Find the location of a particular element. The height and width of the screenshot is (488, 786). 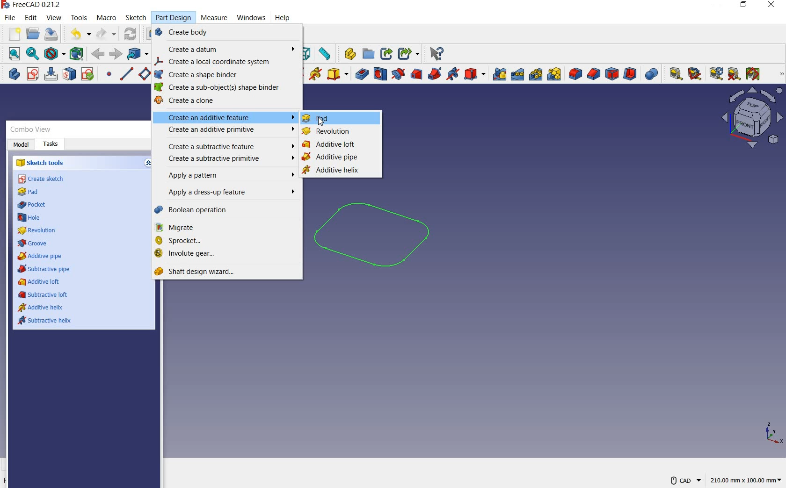

create a datum line is located at coordinates (126, 74).